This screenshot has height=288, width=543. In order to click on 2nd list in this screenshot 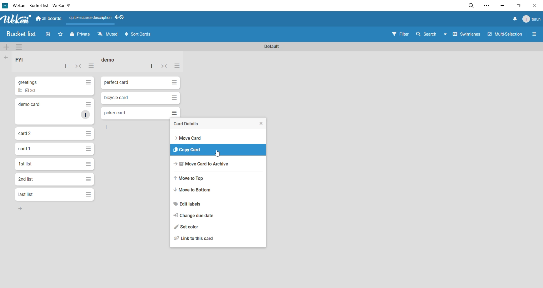, I will do `click(28, 180)`.